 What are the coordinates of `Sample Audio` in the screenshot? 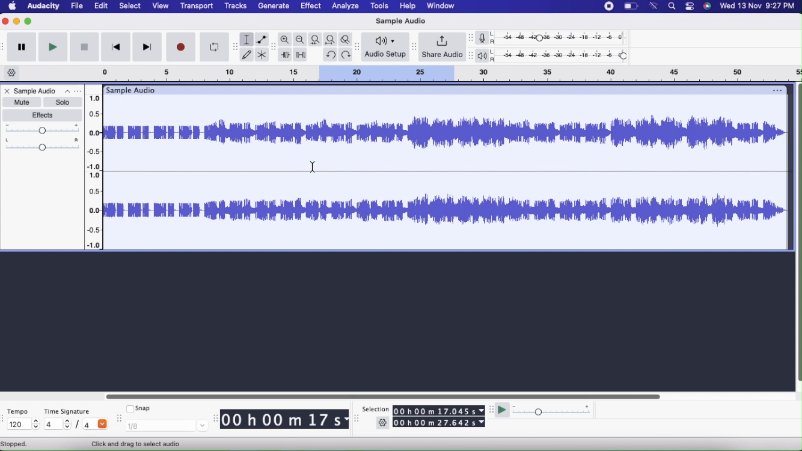 It's located at (399, 21).